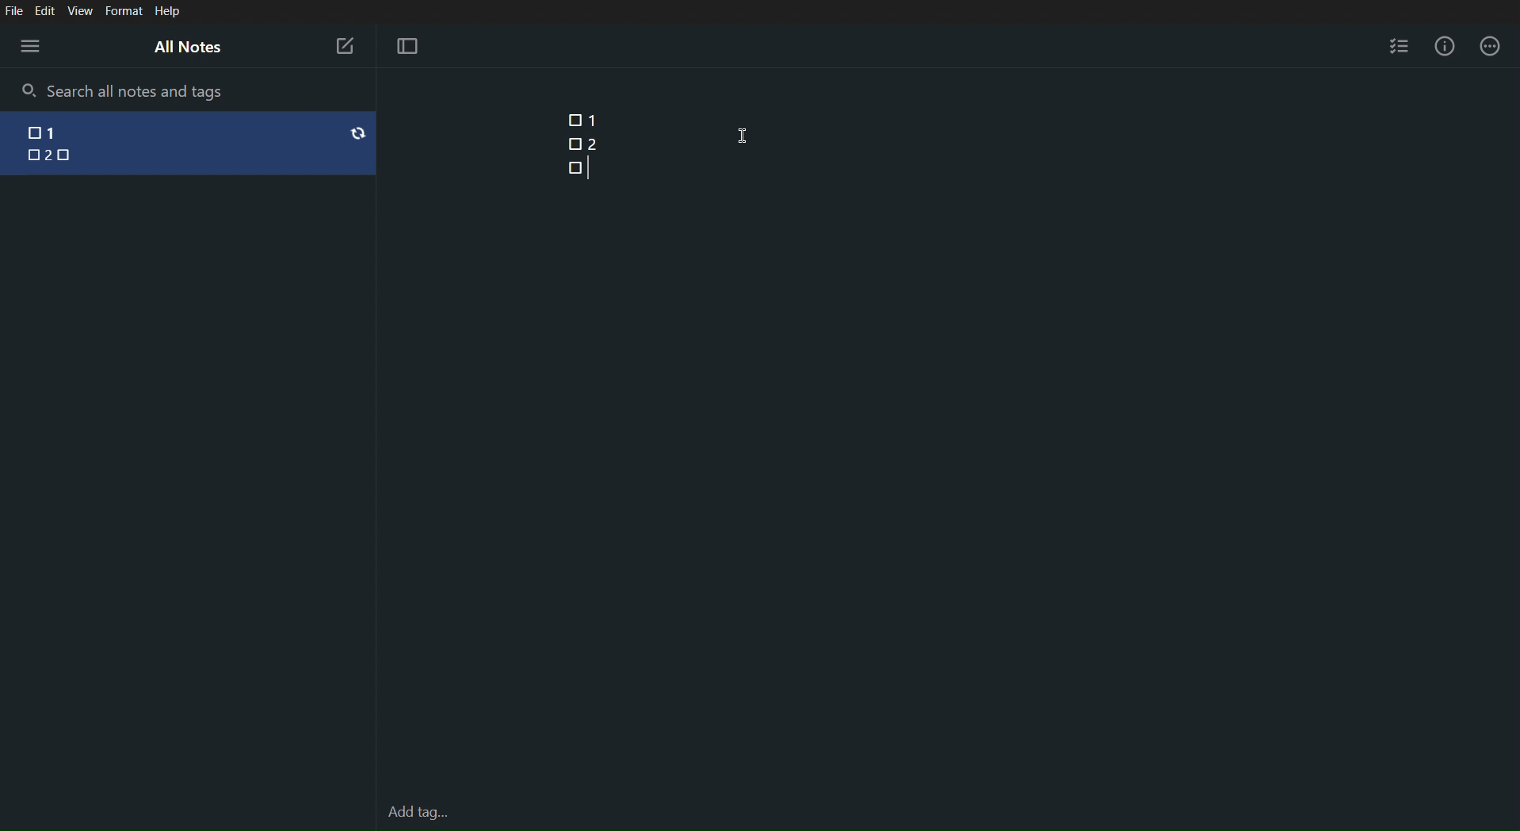 The width and height of the screenshot is (1520, 831). What do you see at coordinates (1449, 46) in the screenshot?
I see `Info` at bounding box center [1449, 46].